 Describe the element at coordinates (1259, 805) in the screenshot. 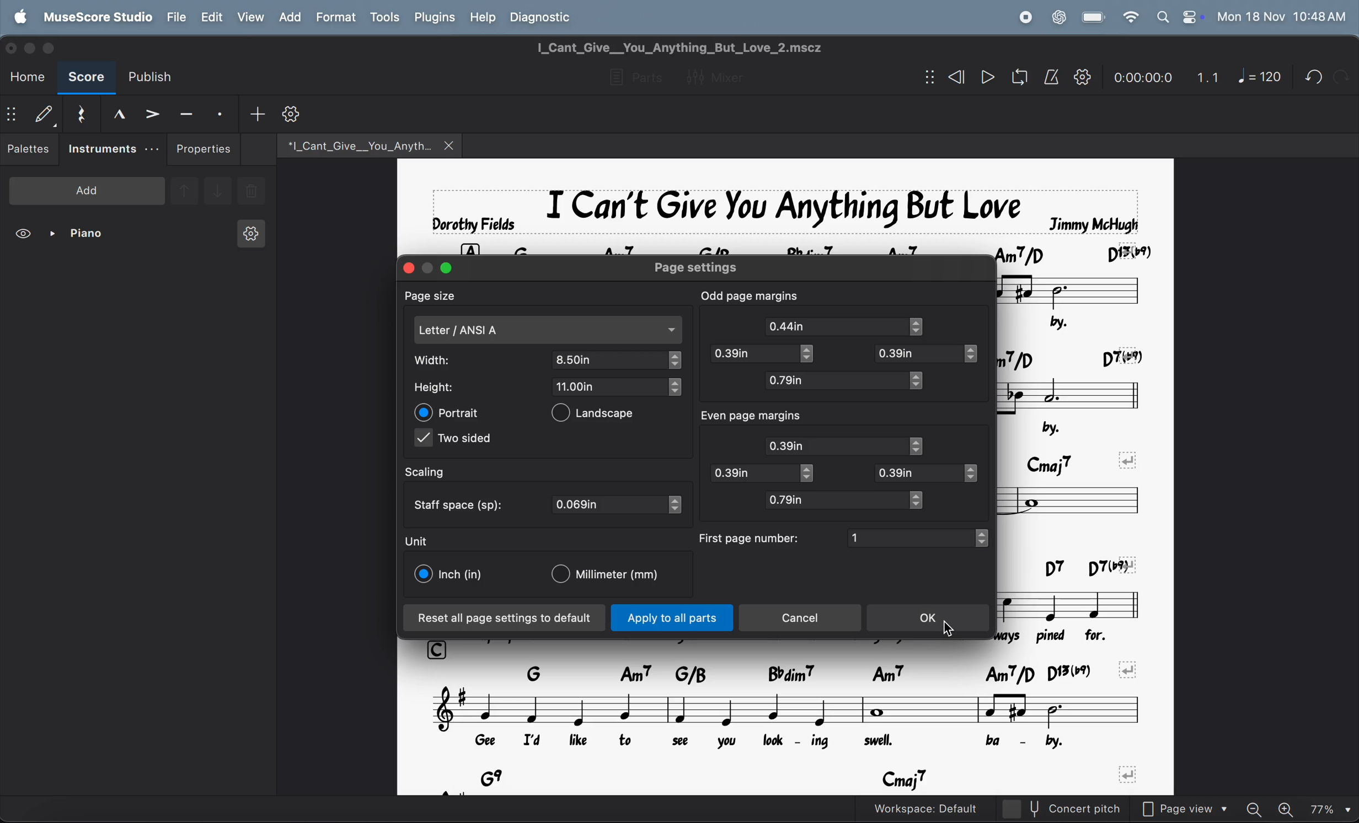

I see `zoom out` at that location.